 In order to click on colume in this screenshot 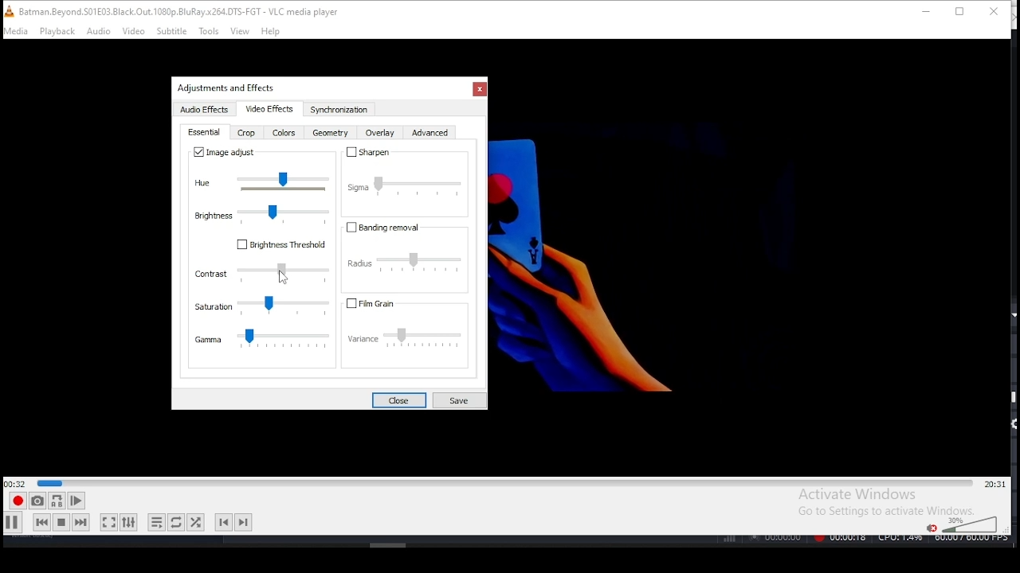, I will do `click(969, 524)`.